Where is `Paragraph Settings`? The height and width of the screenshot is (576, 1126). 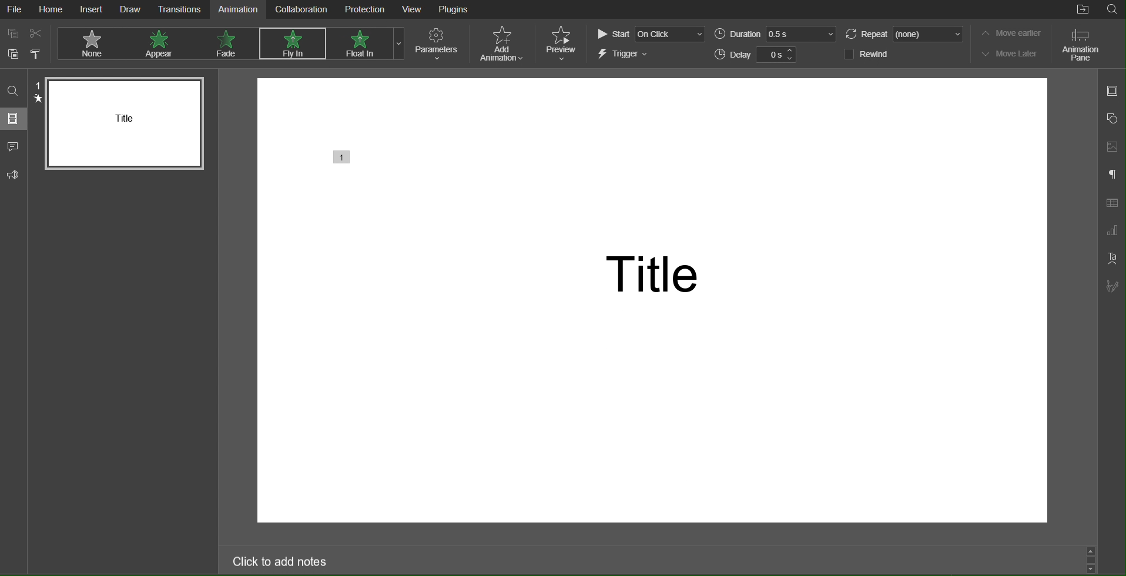 Paragraph Settings is located at coordinates (1112, 174).